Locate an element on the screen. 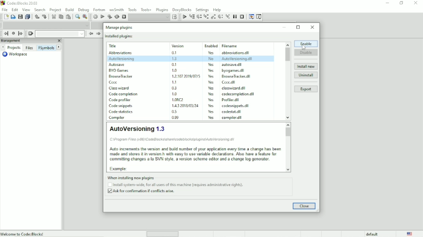 Image resolution: width=423 pixels, height=237 pixels. version  is located at coordinates (176, 53).